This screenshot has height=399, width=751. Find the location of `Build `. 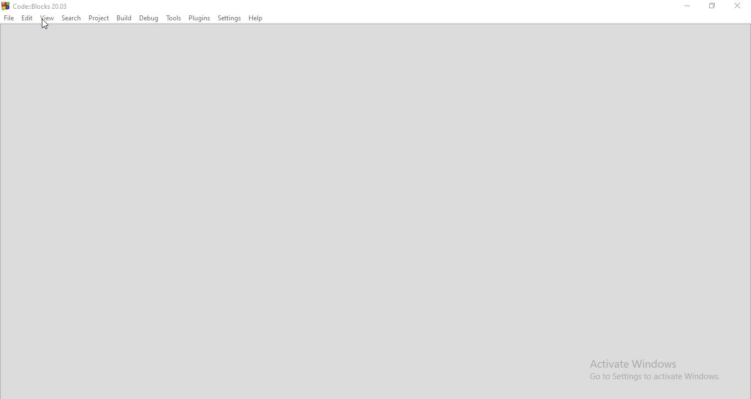

Build  is located at coordinates (125, 18).